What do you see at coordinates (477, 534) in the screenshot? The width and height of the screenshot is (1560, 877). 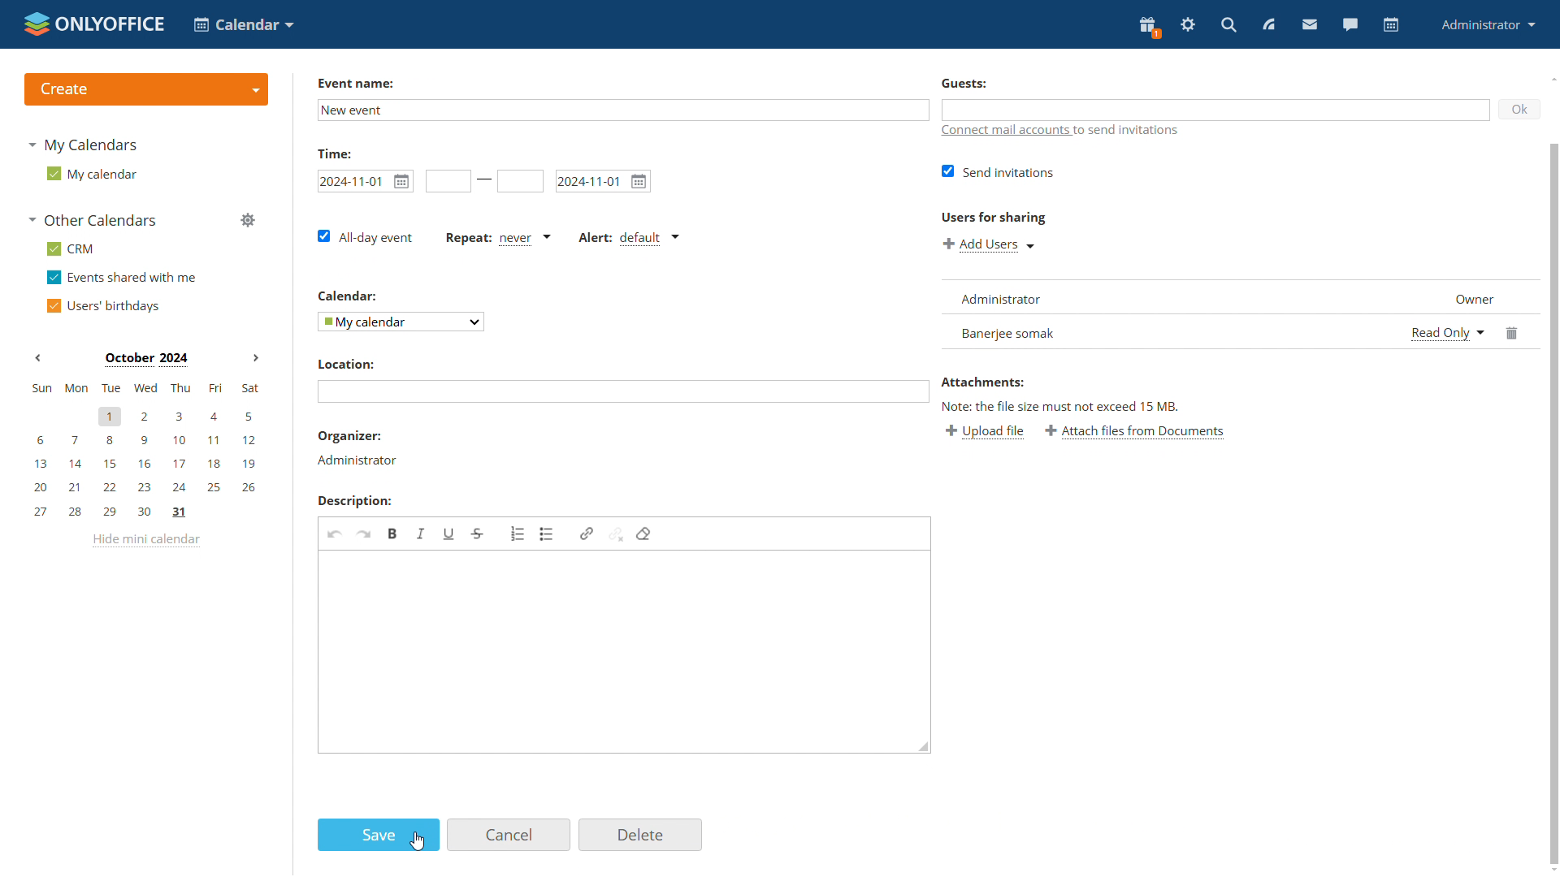 I see `strikethrough` at bounding box center [477, 534].